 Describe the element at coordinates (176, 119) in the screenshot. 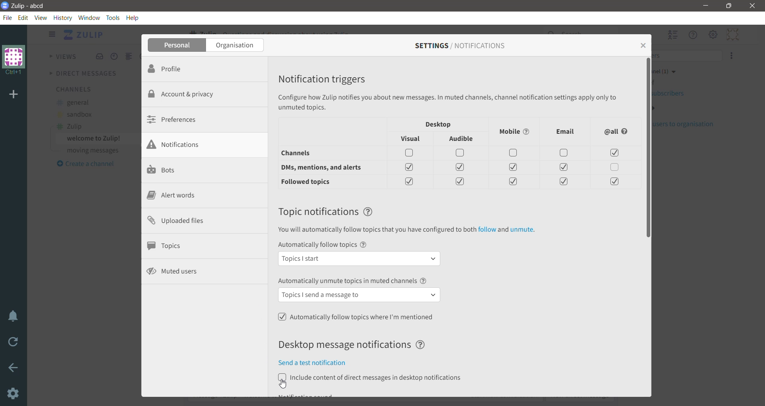

I see `Preferences` at that location.